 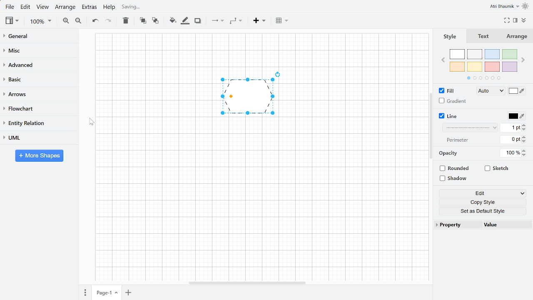 What do you see at coordinates (454, 169) in the screenshot?
I see `Rounded` at bounding box center [454, 169].